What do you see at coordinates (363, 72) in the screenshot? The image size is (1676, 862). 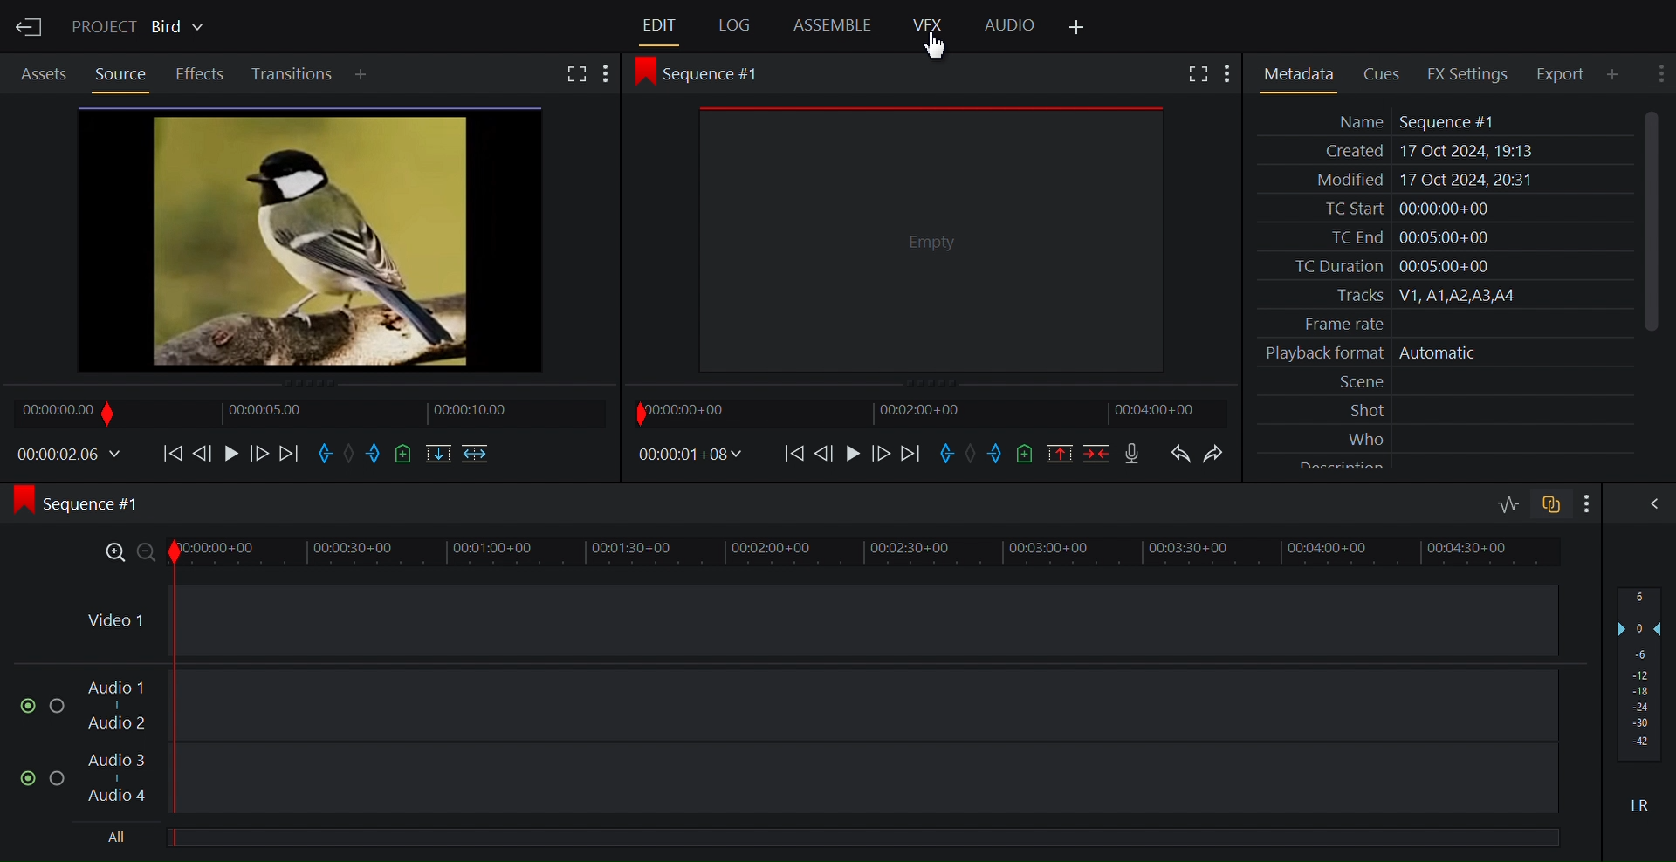 I see `Add` at bounding box center [363, 72].